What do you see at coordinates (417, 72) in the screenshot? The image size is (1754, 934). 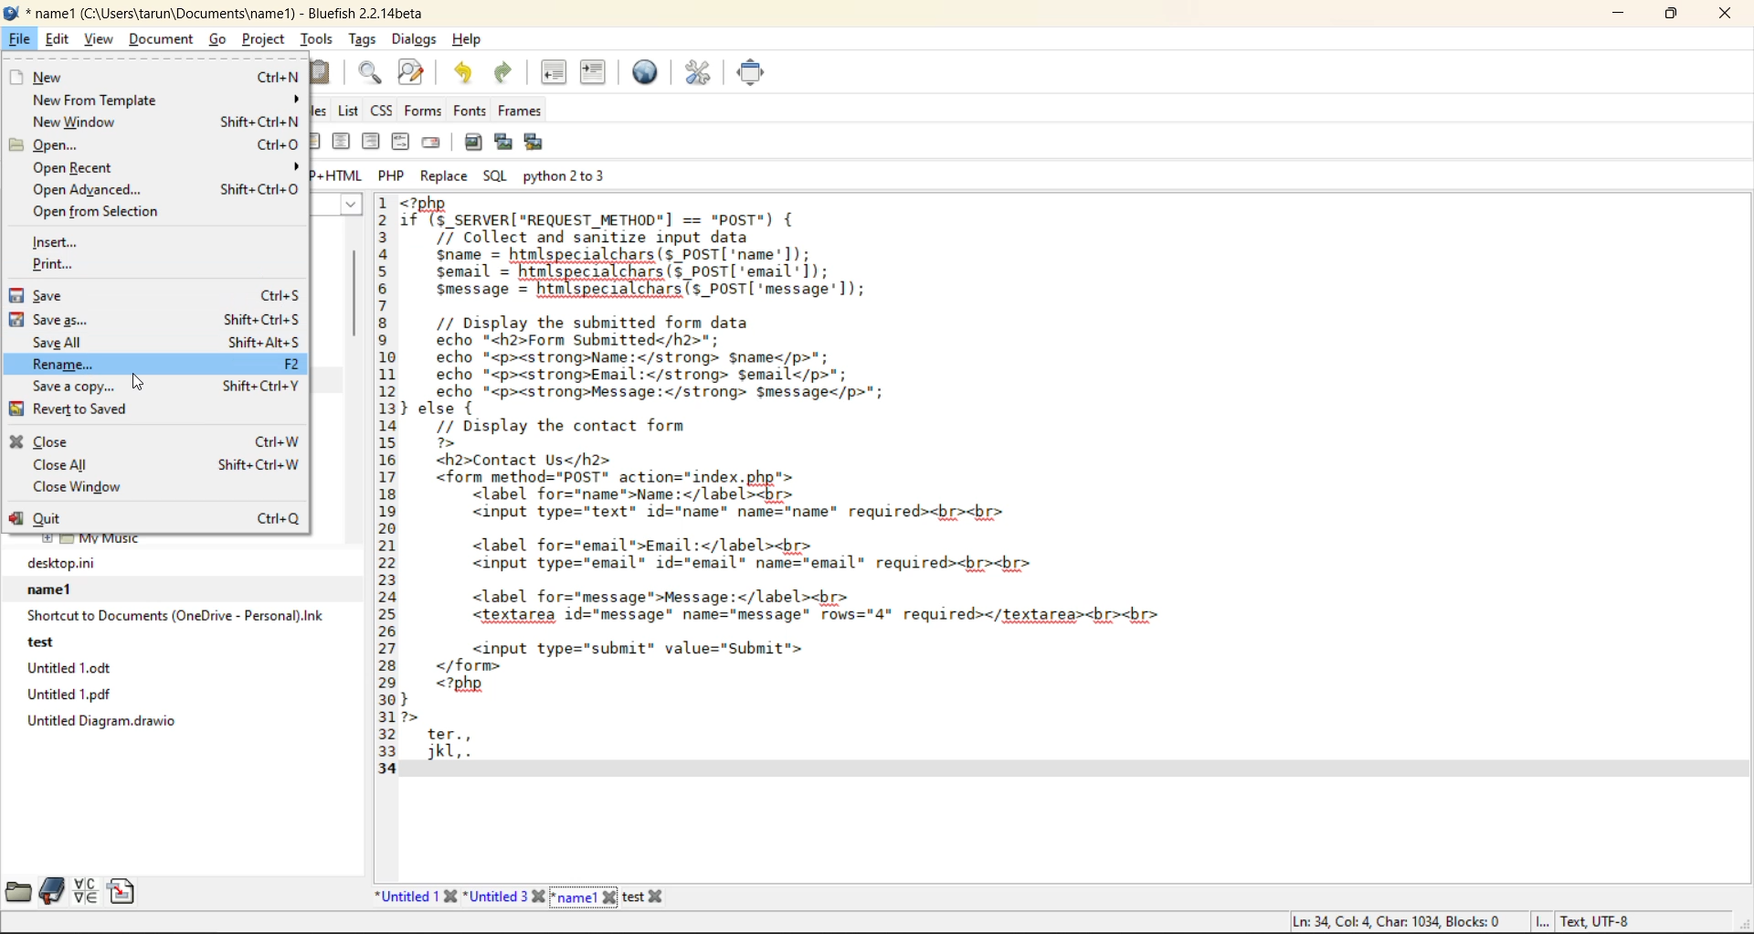 I see `find and replace` at bounding box center [417, 72].